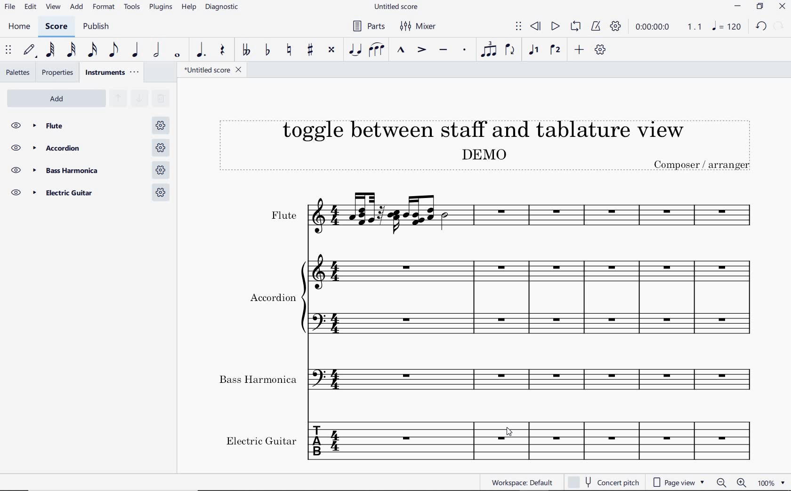 This screenshot has width=791, height=491. What do you see at coordinates (759, 7) in the screenshot?
I see `RESTORE DOWN` at bounding box center [759, 7].